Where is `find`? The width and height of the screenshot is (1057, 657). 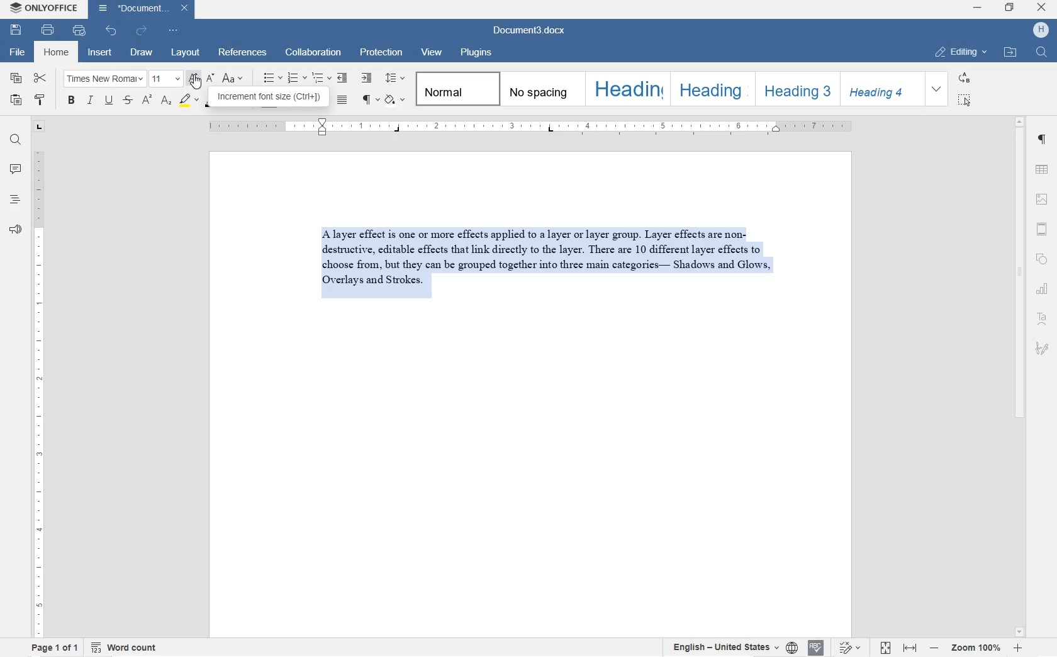 find is located at coordinates (16, 142).